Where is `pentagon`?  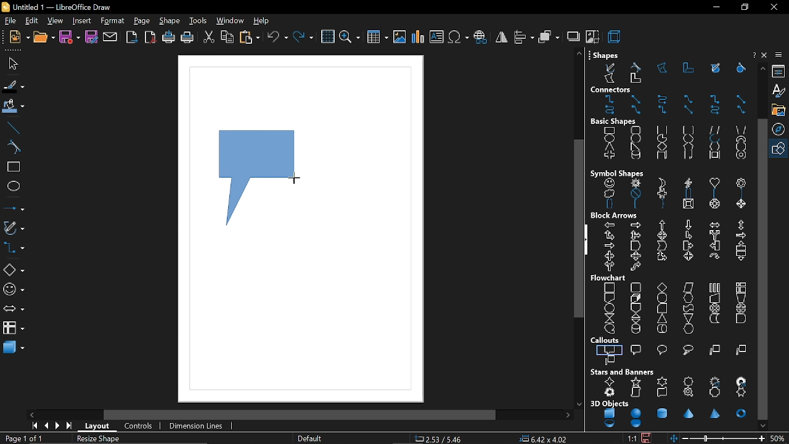 pentagon is located at coordinates (688, 147).